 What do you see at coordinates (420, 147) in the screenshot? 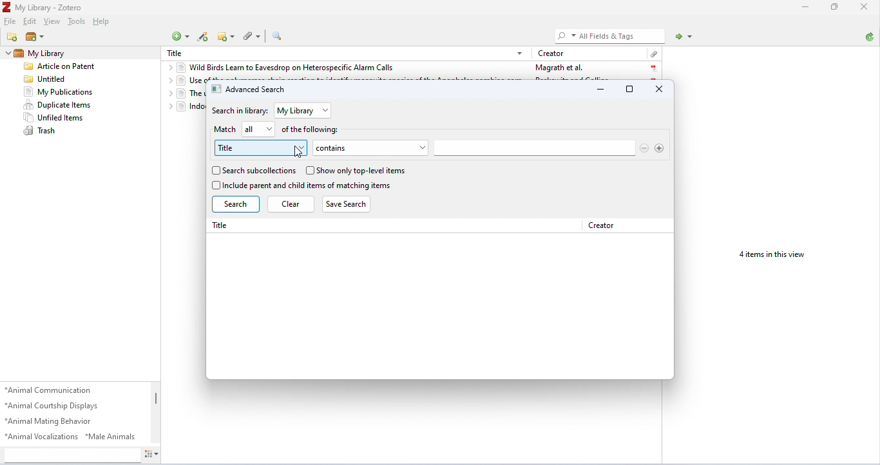
I see `drop-down` at bounding box center [420, 147].